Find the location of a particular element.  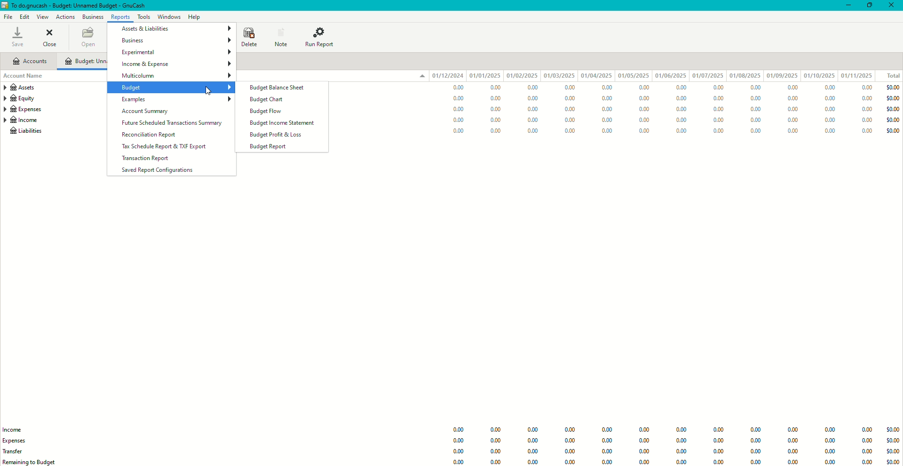

0.00 is located at coordinates (607, 441).